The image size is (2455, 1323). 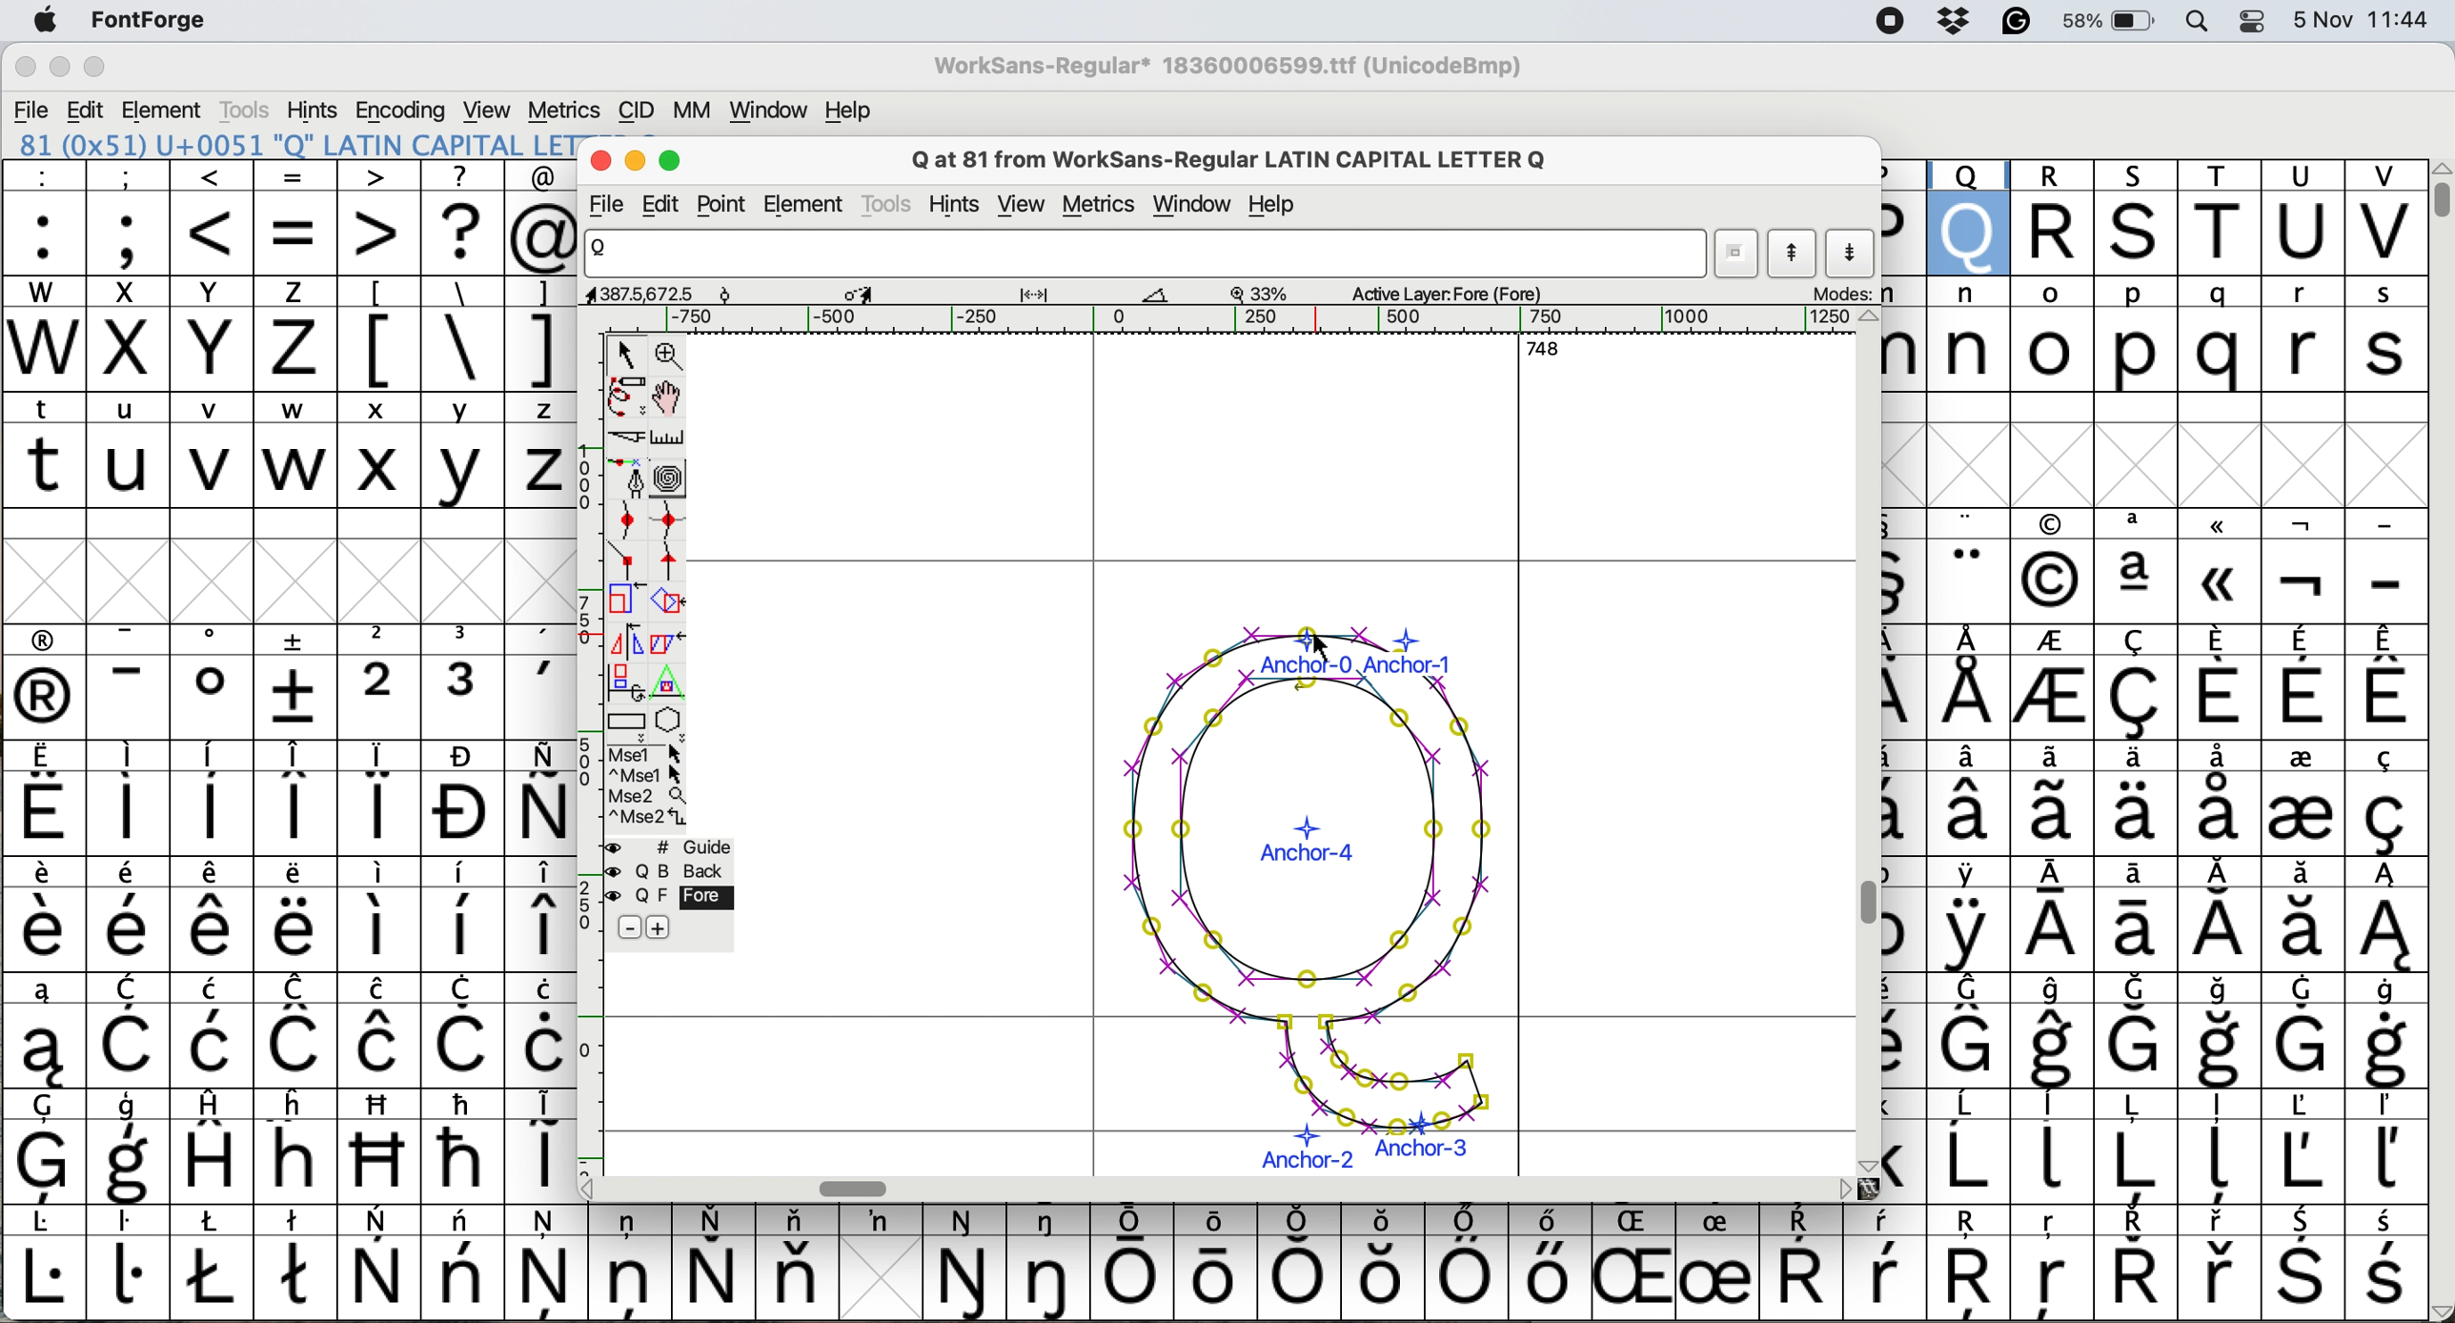 What do you see at coordinates (611, 206) in the screenshot?
I see `file` at bounding box center [611, 206].